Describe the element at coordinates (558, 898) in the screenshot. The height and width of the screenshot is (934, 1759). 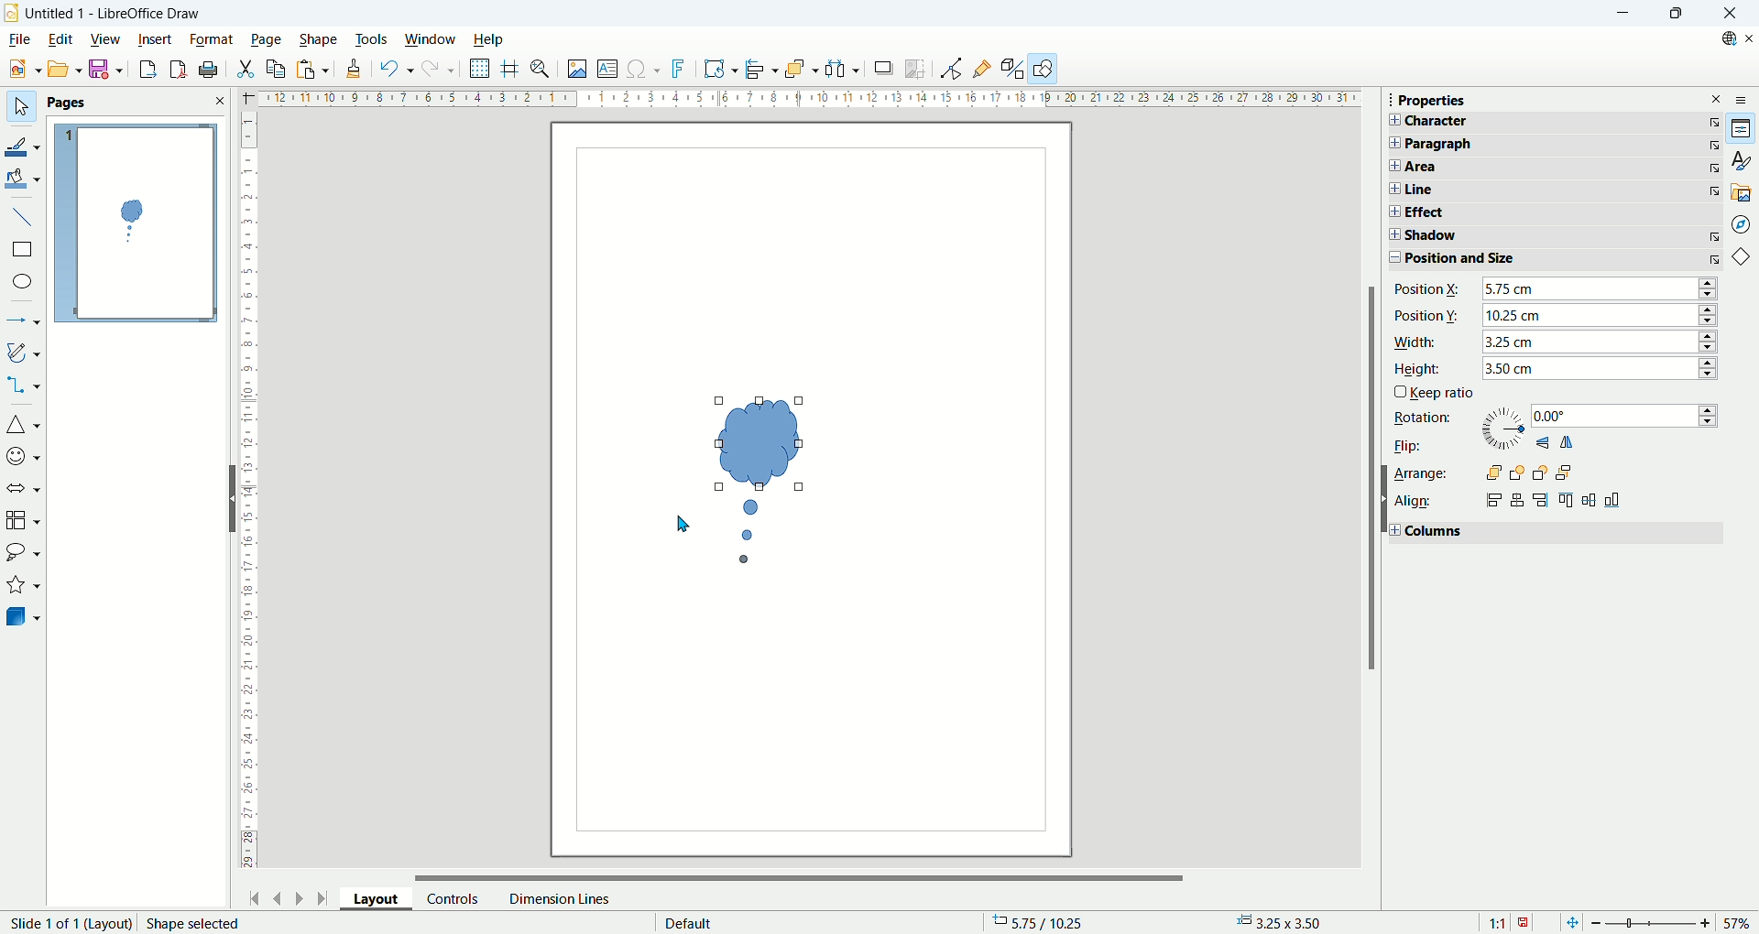
I see `dimension lines` at that location.